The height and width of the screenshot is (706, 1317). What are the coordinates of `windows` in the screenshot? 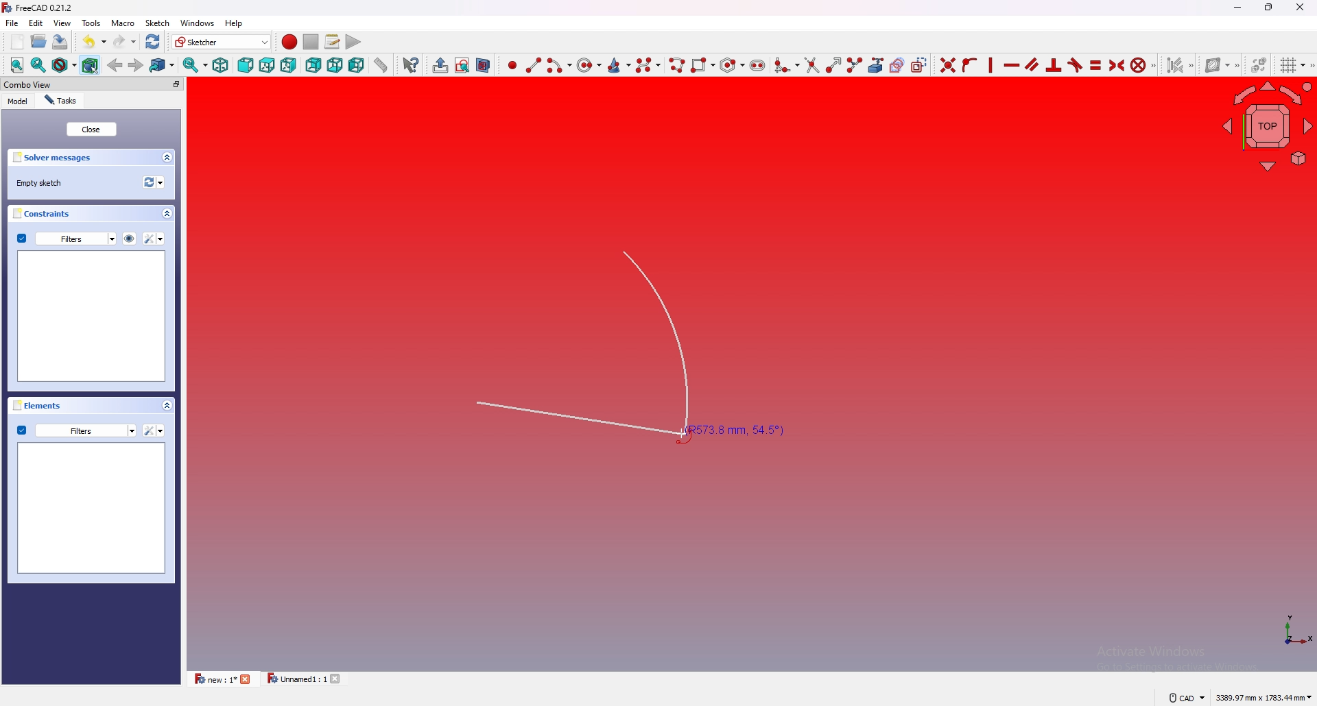 It's located at (196, 23).